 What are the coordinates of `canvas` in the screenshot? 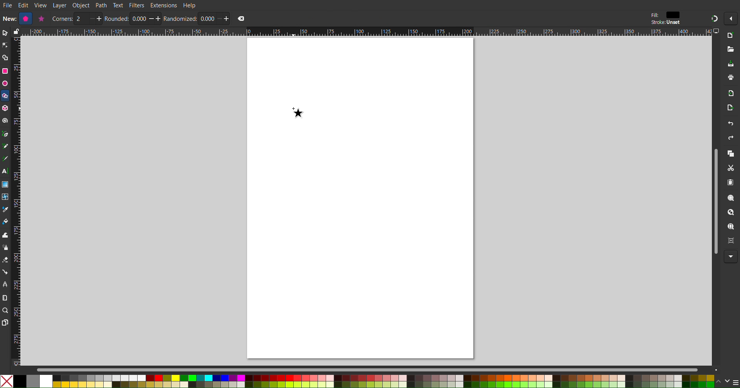 It's located at (360, 198).